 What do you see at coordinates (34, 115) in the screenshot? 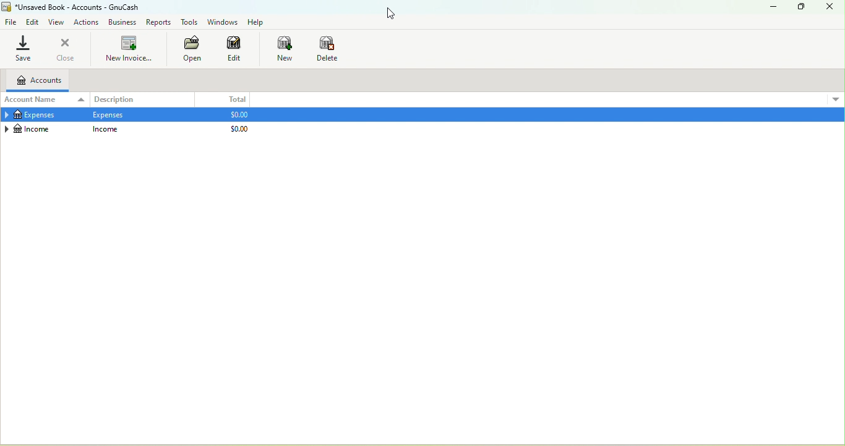
I see `Expenses` at bounding box center [34, 115].